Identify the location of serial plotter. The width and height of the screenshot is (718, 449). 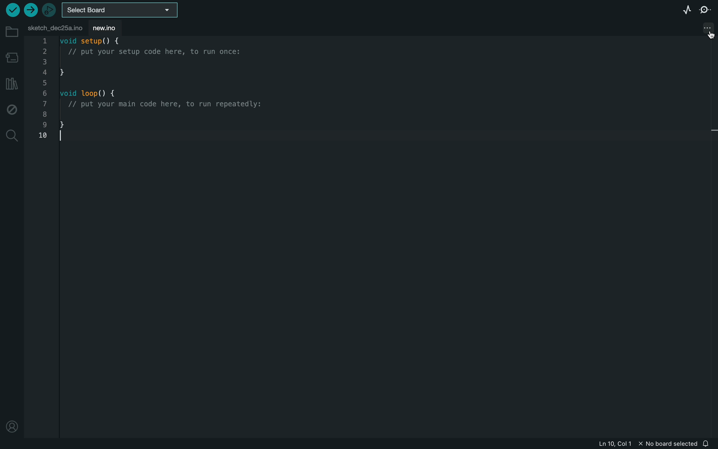
(682, 10).